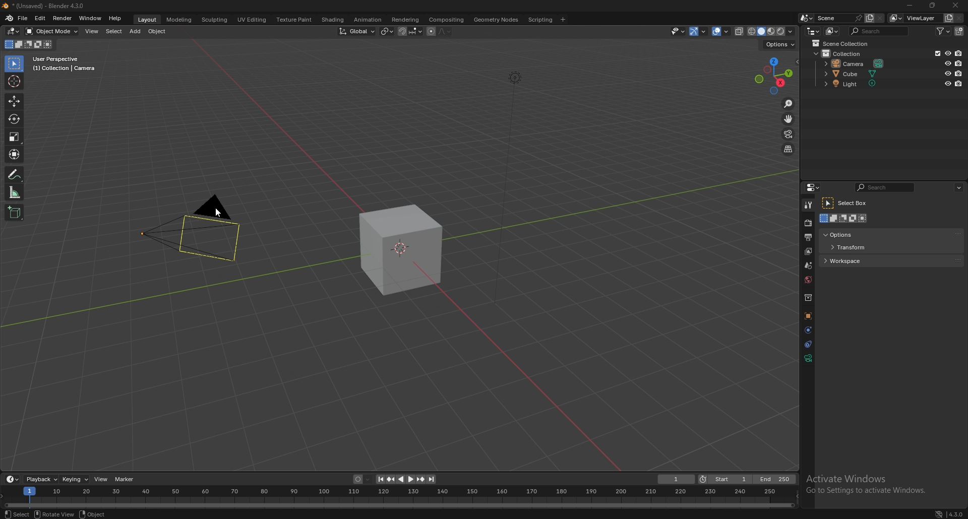 This screenshot has height=519, width=968. What do you see at coordinates (399, 250) in the screenshot?
I see `cube` at bounding box center [399, 250].